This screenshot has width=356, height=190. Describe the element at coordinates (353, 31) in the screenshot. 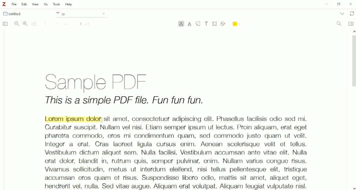

I see `up` at that location.